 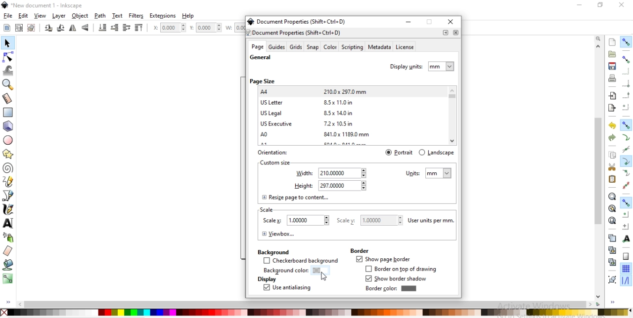 I want to click on metadata, so click(x=379, y=47).